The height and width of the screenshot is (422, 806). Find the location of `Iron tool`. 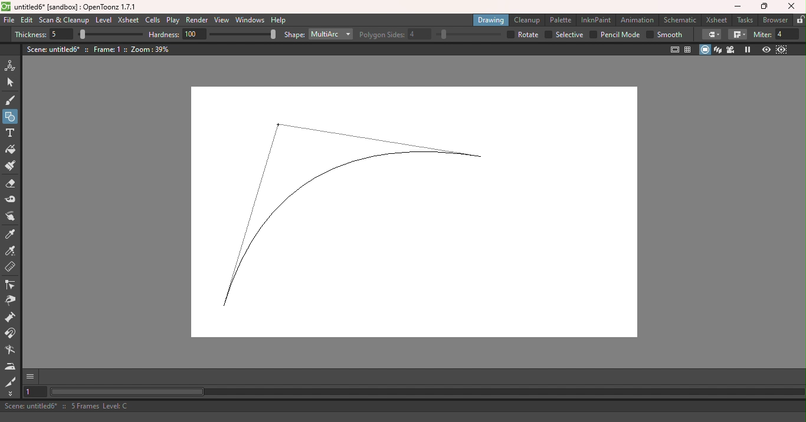

Iron tool is located at coordinates (11, 367).